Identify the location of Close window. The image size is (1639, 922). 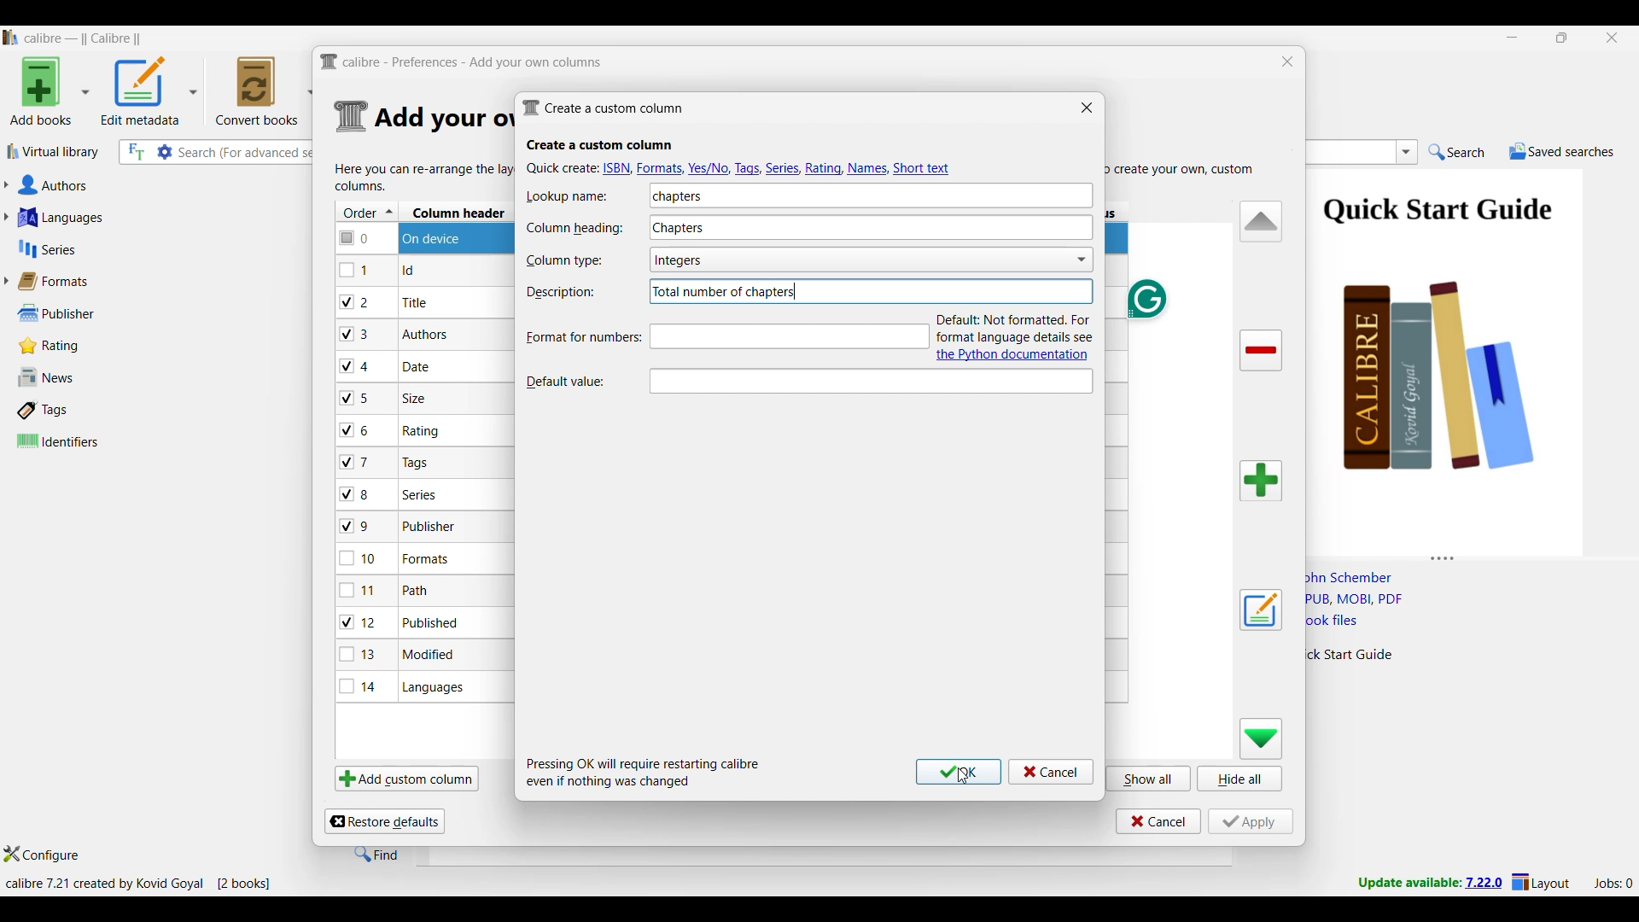
(1087, 107).